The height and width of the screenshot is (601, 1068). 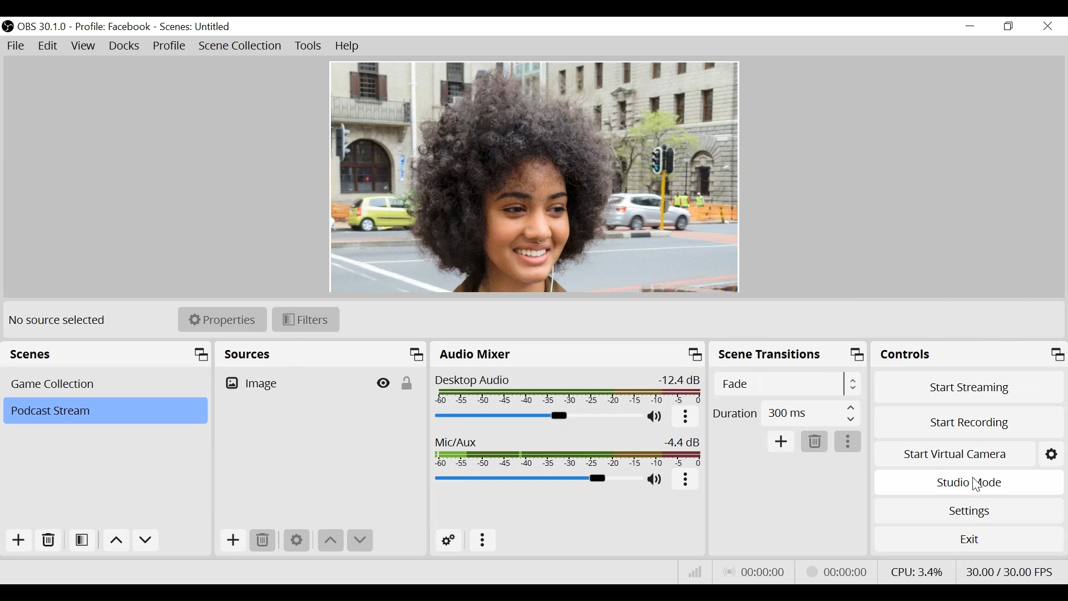 What do you see at coordinates (1008, 570) in the screenshot?
I see `Frame Per Second` at bounding box center [1008, 570].